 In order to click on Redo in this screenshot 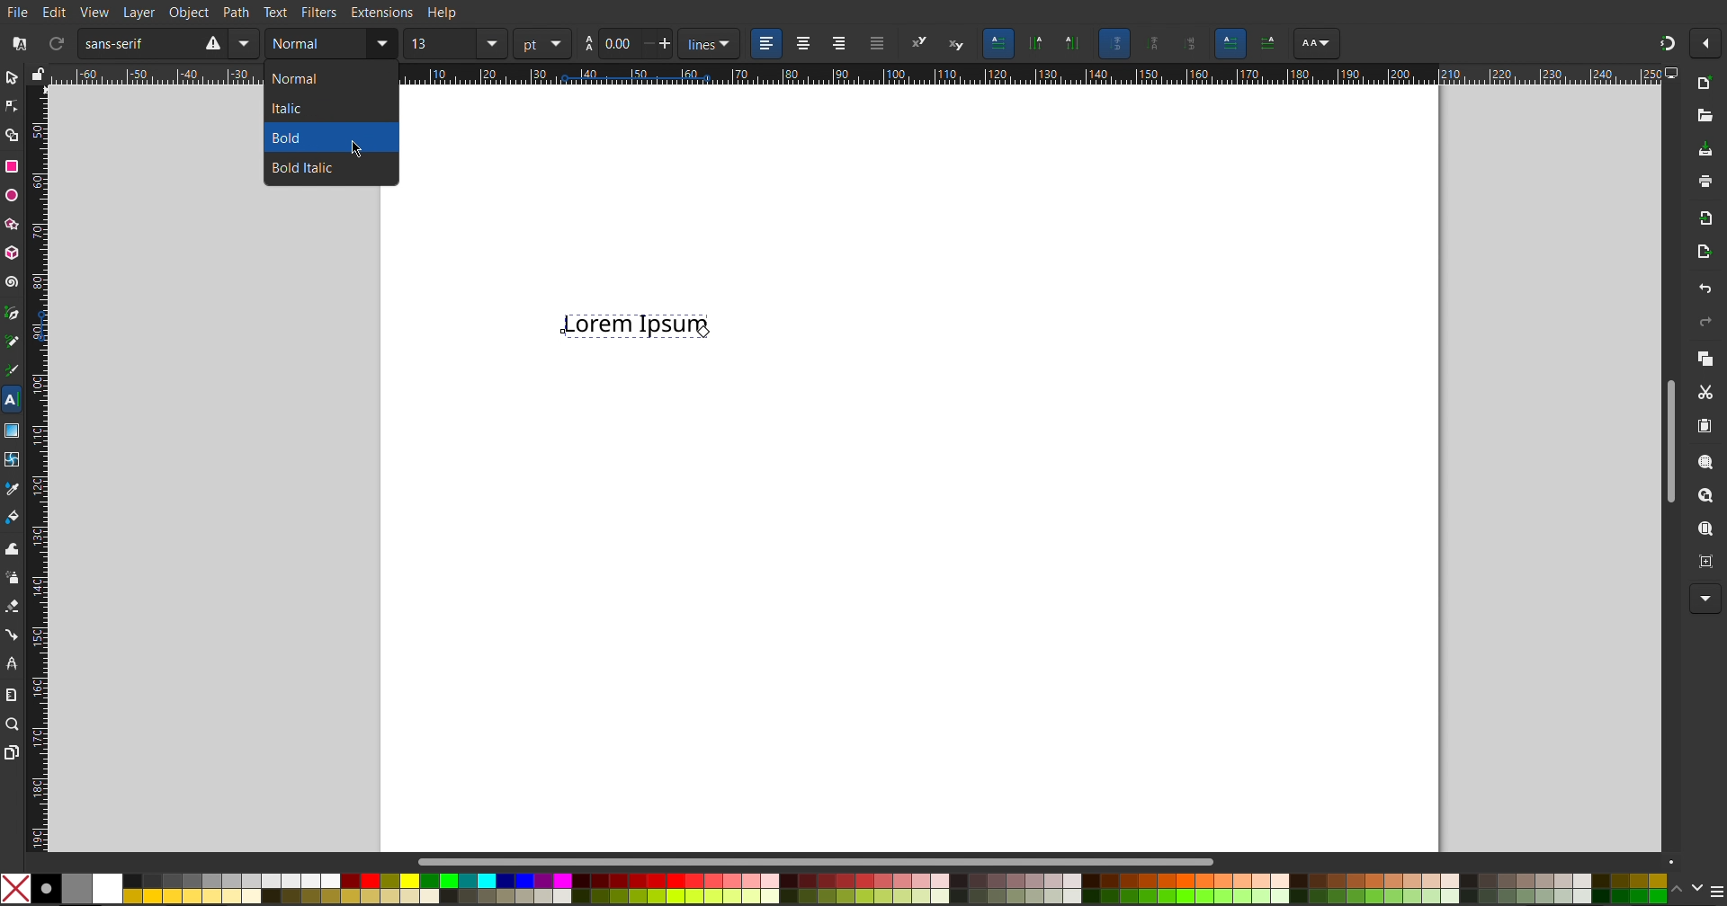, I will do `click(1702, 322)`.